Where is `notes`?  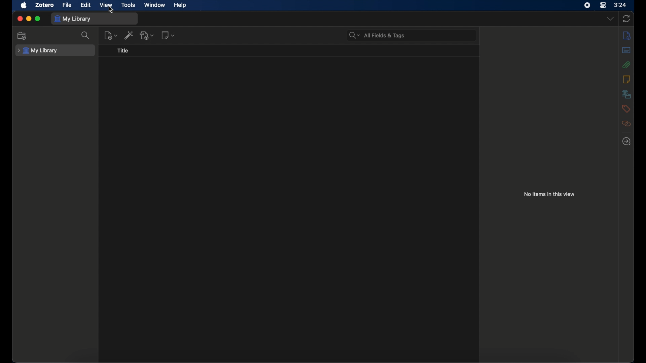
notes is located at coordinates (626, 79).